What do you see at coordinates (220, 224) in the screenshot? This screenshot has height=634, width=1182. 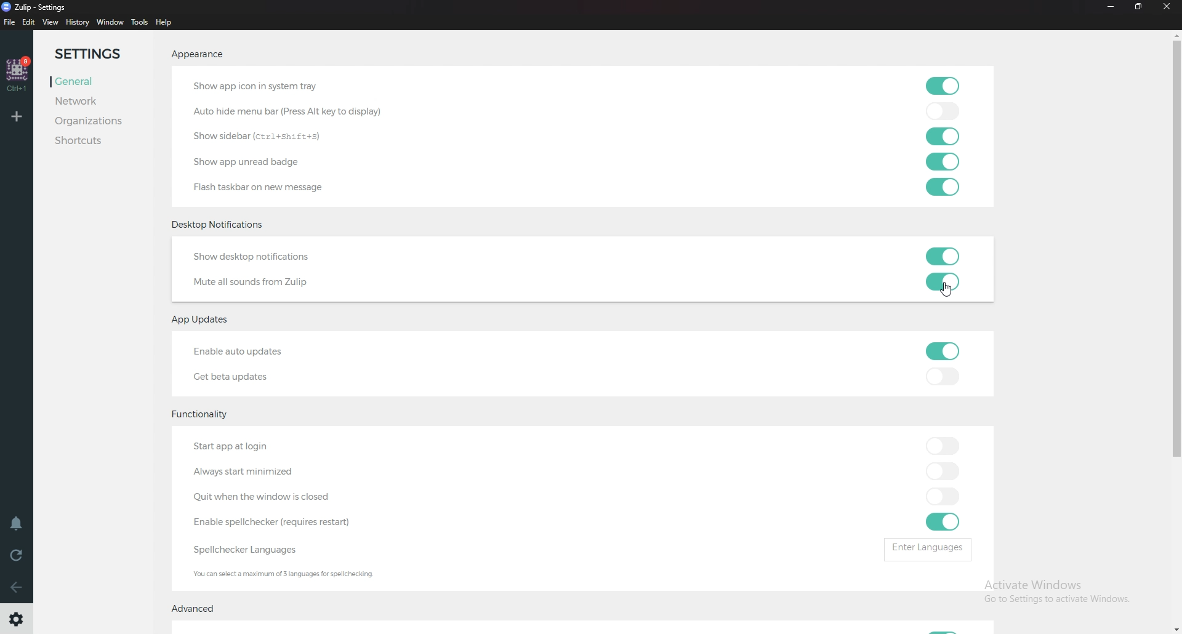 I see `Desktop notifications` at bounding box center [220, 224].